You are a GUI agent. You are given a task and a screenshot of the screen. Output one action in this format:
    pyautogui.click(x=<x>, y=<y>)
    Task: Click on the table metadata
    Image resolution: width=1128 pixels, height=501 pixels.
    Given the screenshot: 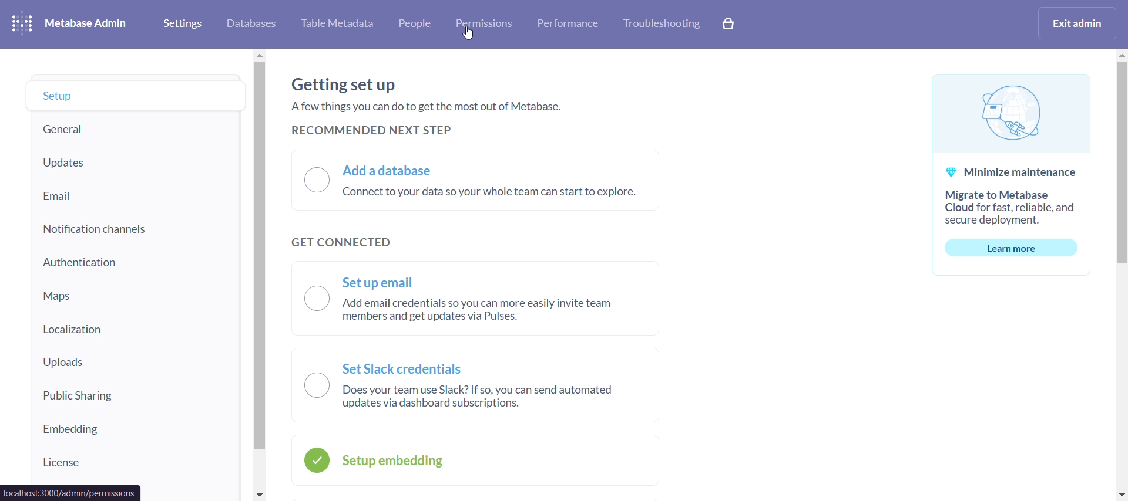 What is the action you would take?
    pyautogui.click(x=337, y=25)
    